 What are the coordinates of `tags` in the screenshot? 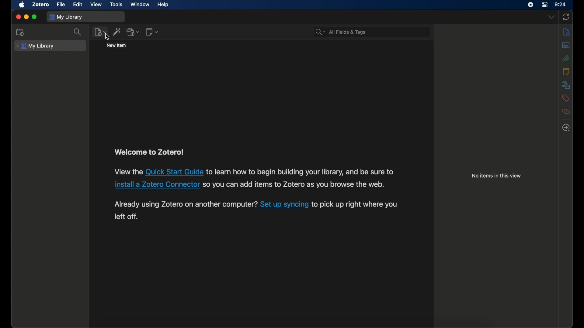 It's located at (566, 98).